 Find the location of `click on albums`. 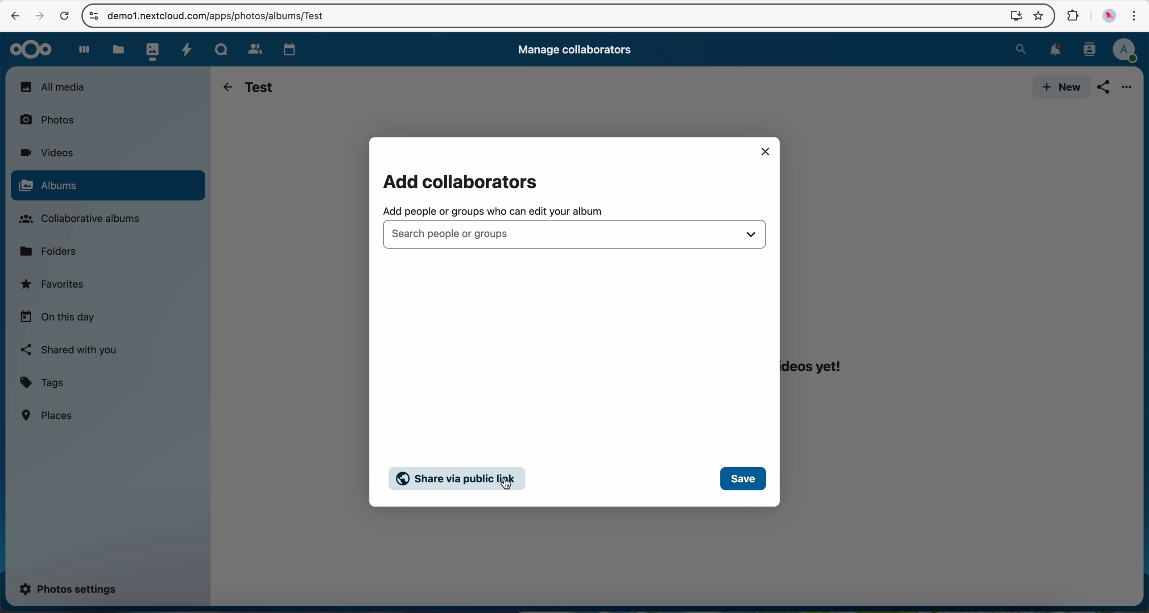

click on albums is located at coordinates (107, 186).